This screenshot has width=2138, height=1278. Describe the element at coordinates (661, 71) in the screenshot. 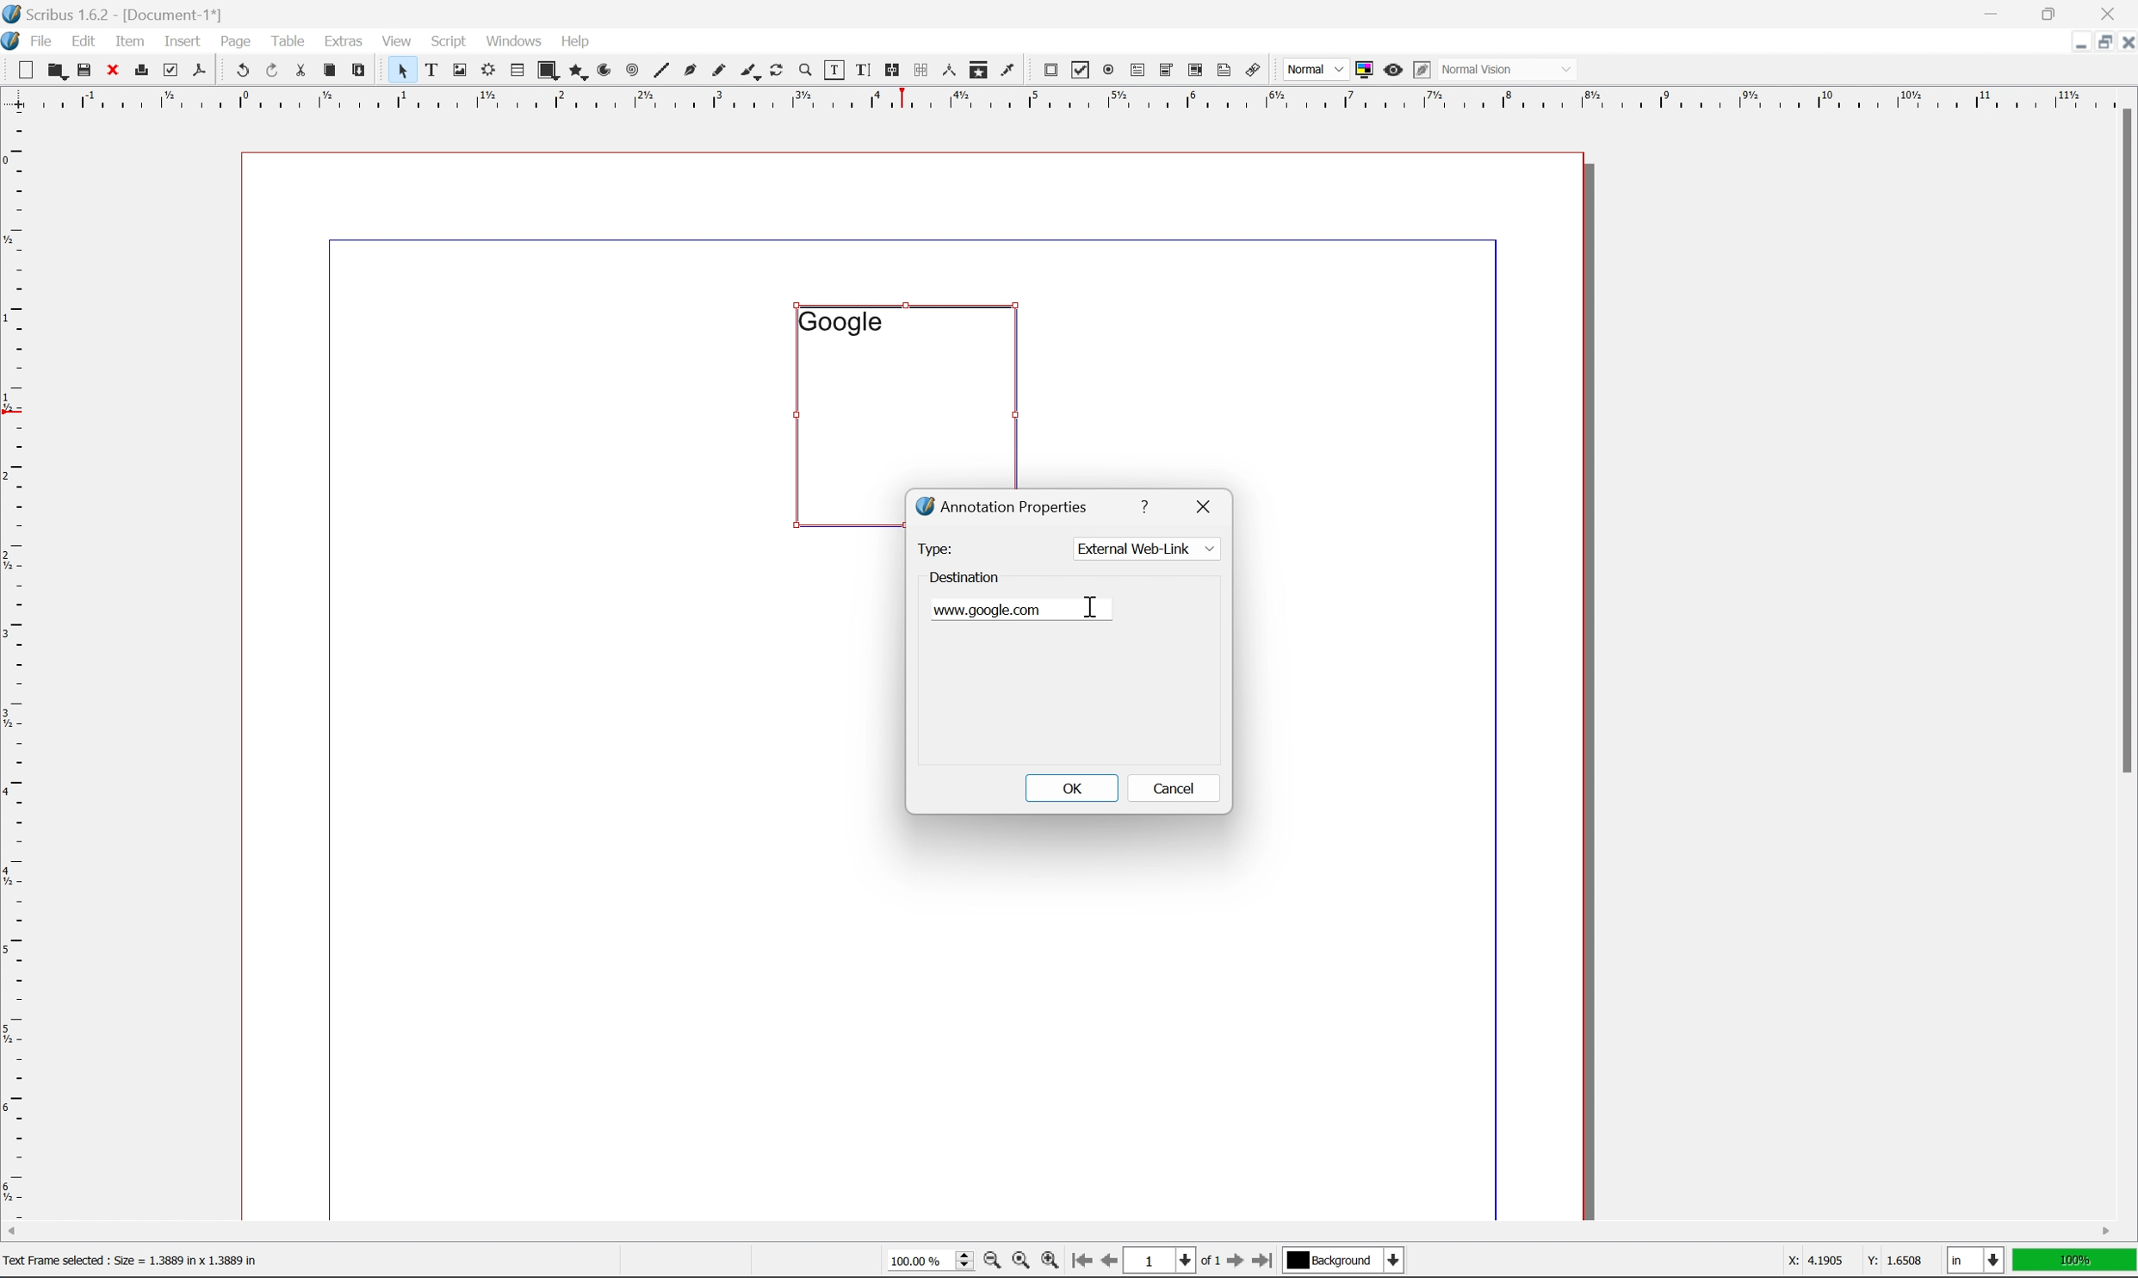

I see `line` at that location.